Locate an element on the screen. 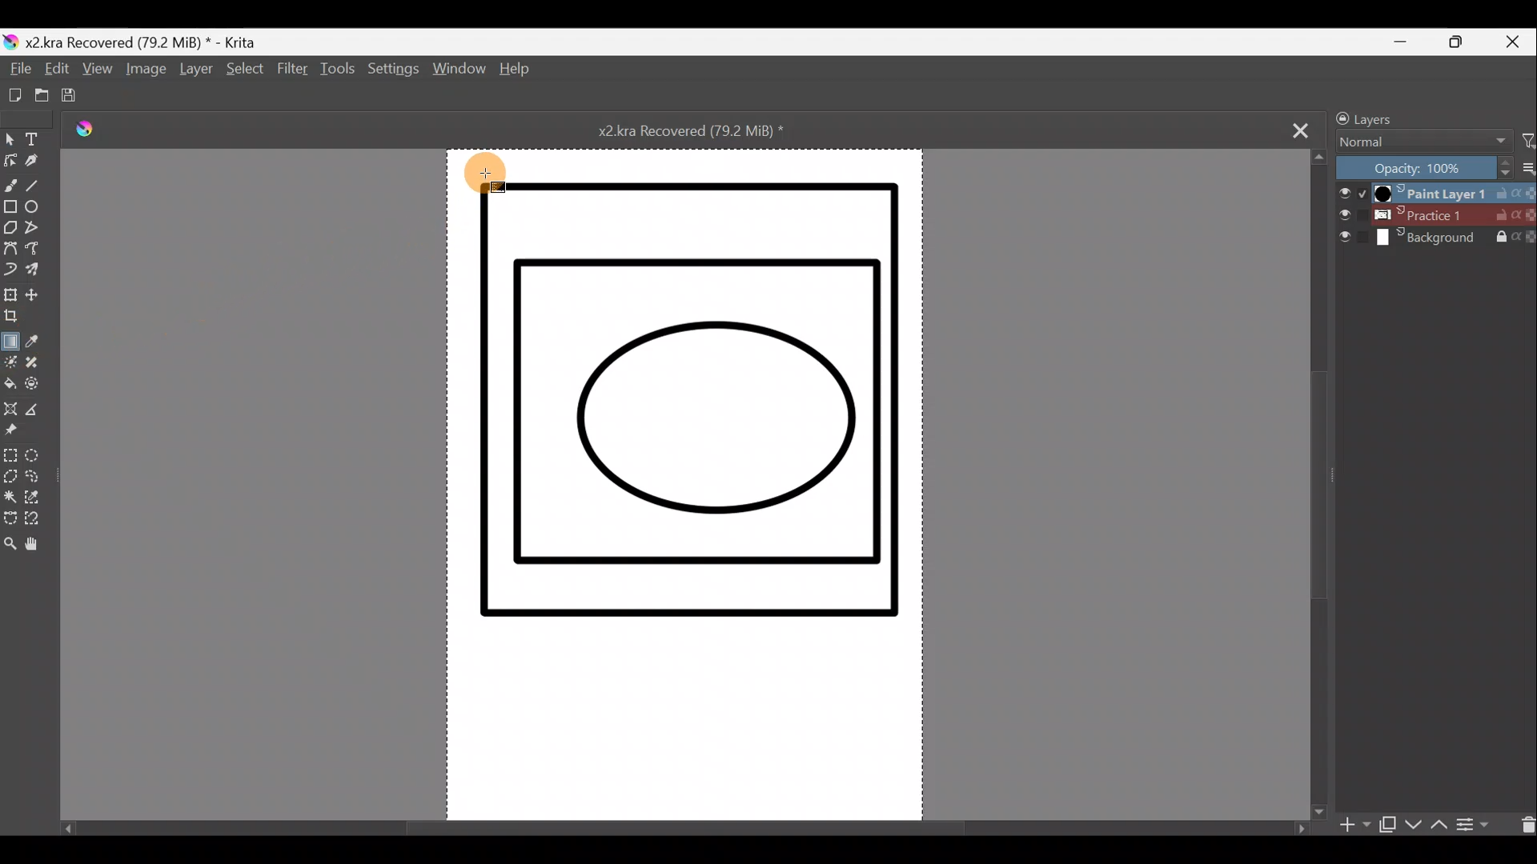 The width and height of the screenshot is (1537, 864). Dynamic brush tool is located at coordinates (11, 270).